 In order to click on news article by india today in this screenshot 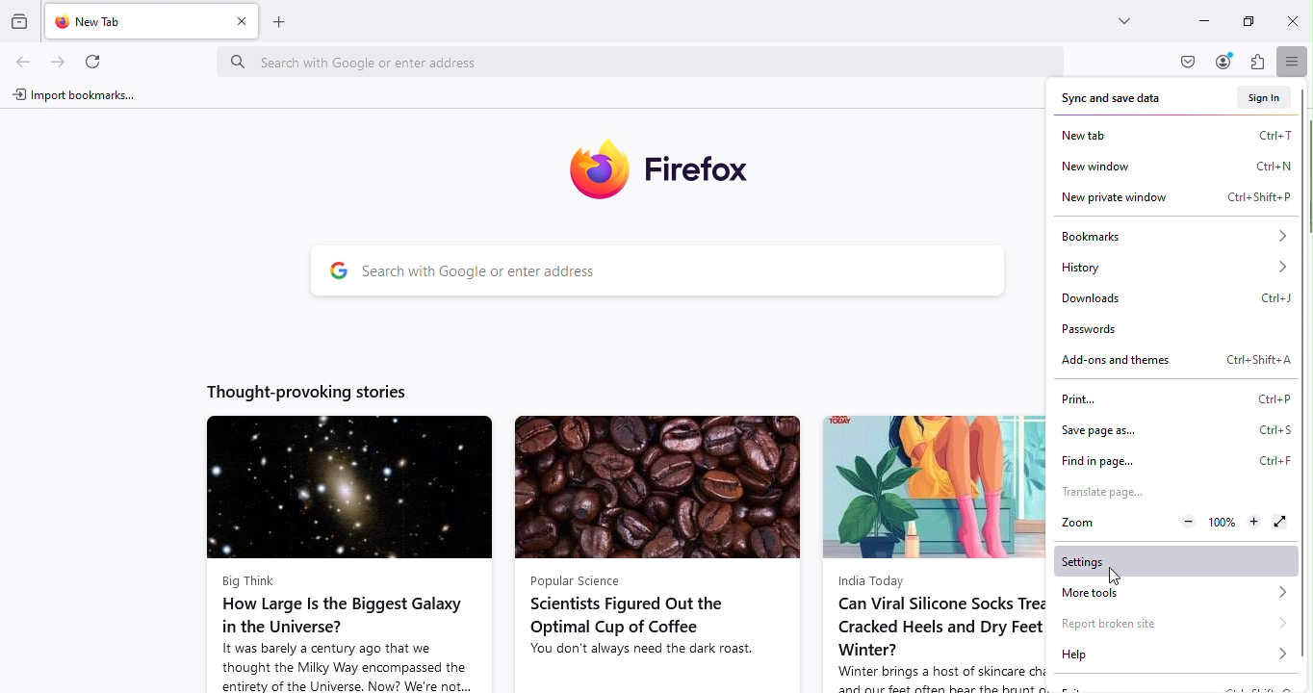, I will do `click(932, 552)`.